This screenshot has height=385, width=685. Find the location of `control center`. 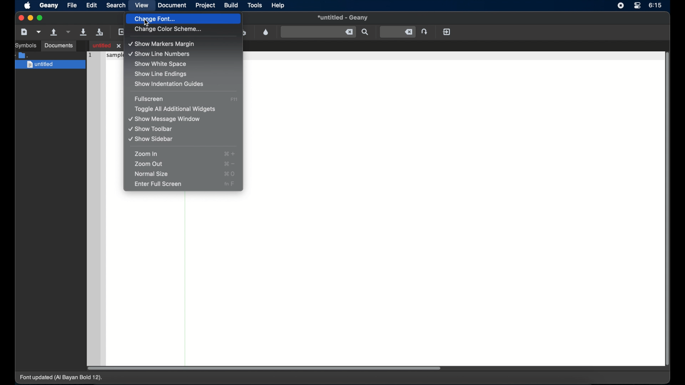

control center is located at coordinates (637, 6).